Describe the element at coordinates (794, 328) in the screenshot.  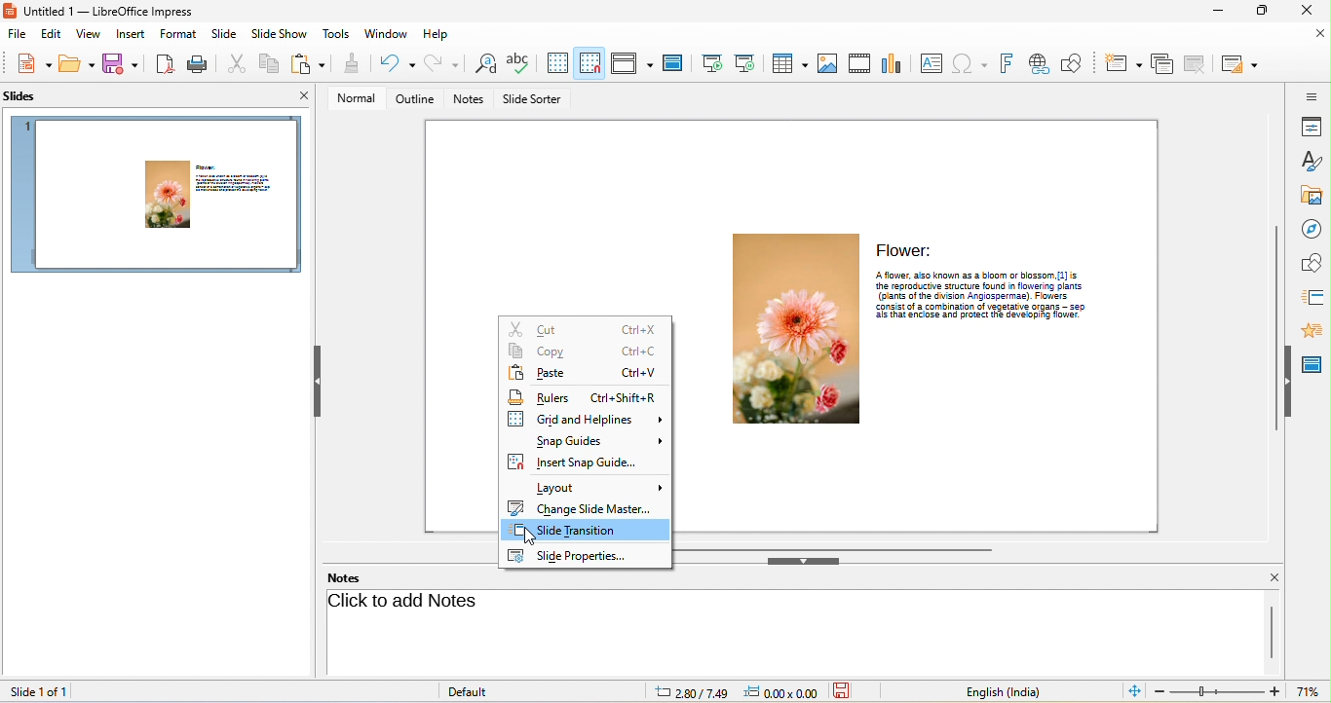
I see `image of flower` at that location.